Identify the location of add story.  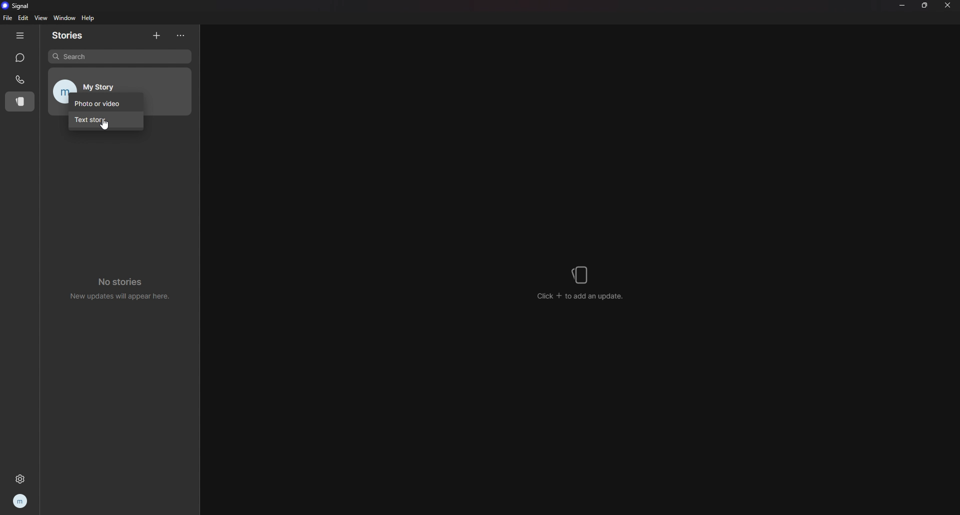
(157, 35).